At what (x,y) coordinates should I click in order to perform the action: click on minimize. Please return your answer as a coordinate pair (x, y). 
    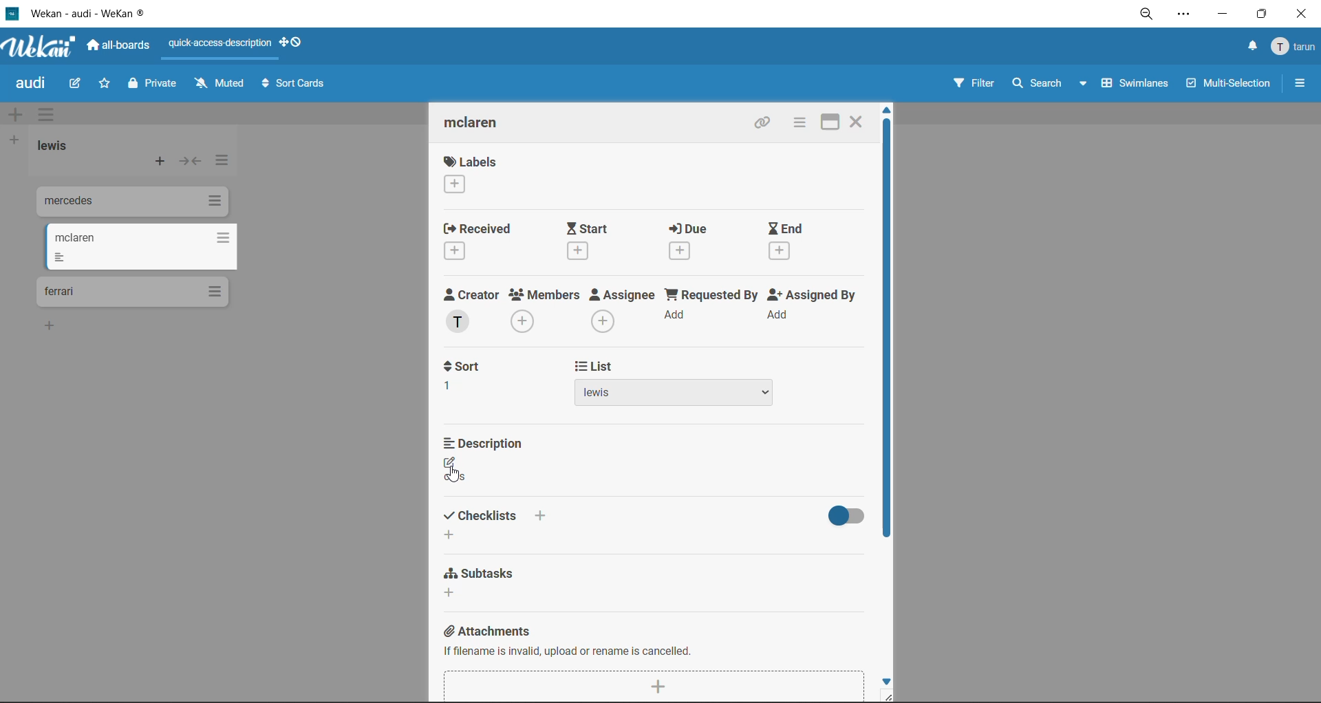
    Looking at the image, I should click on (1221, 12).